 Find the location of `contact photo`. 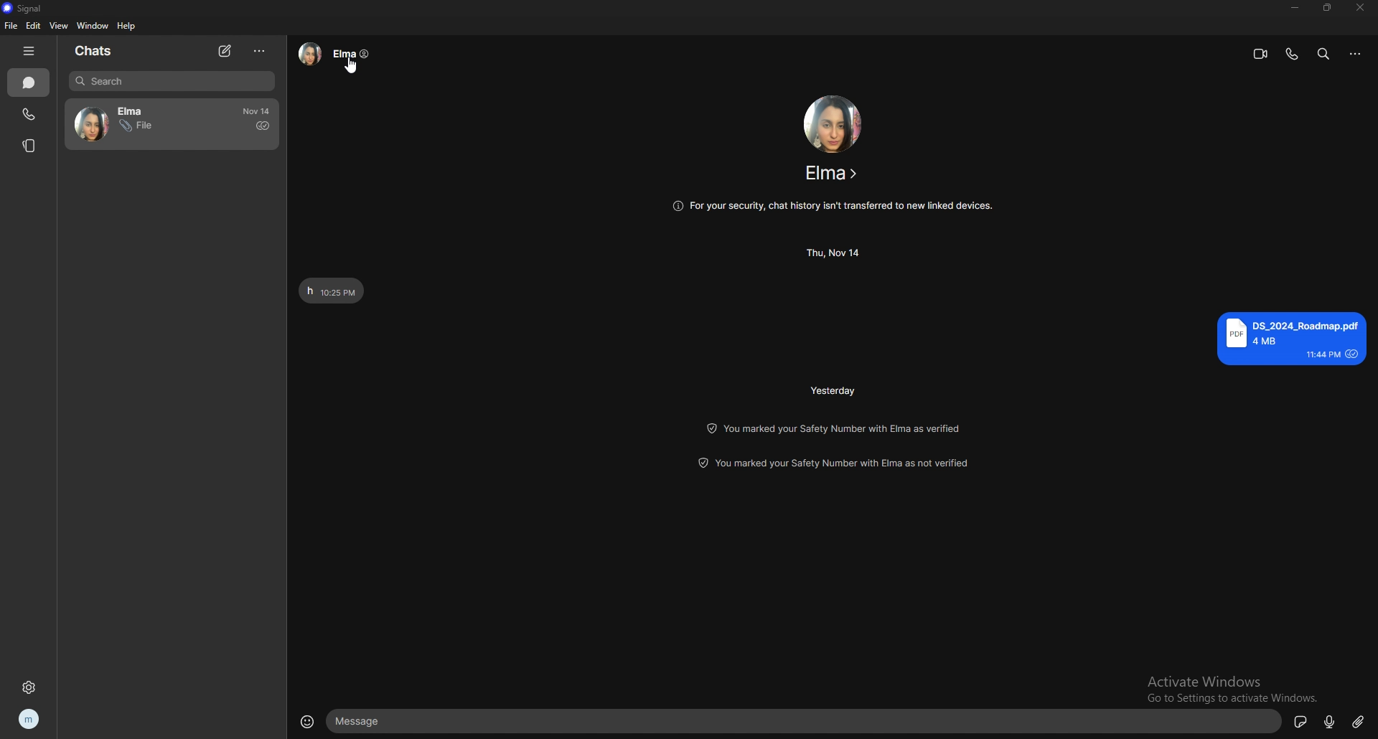

contact photo is located at coordinates (837, 122).